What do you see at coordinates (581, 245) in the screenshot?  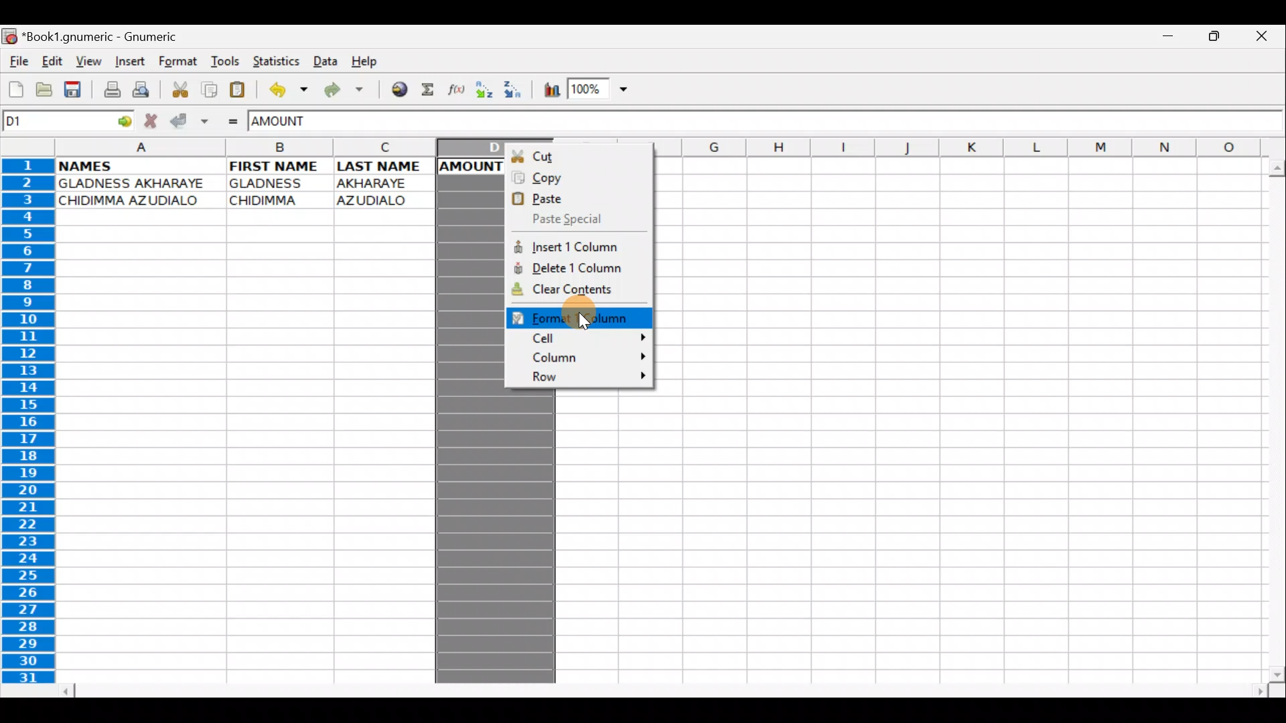 I see `Insert 1 column` at bounding box center [581, 245].